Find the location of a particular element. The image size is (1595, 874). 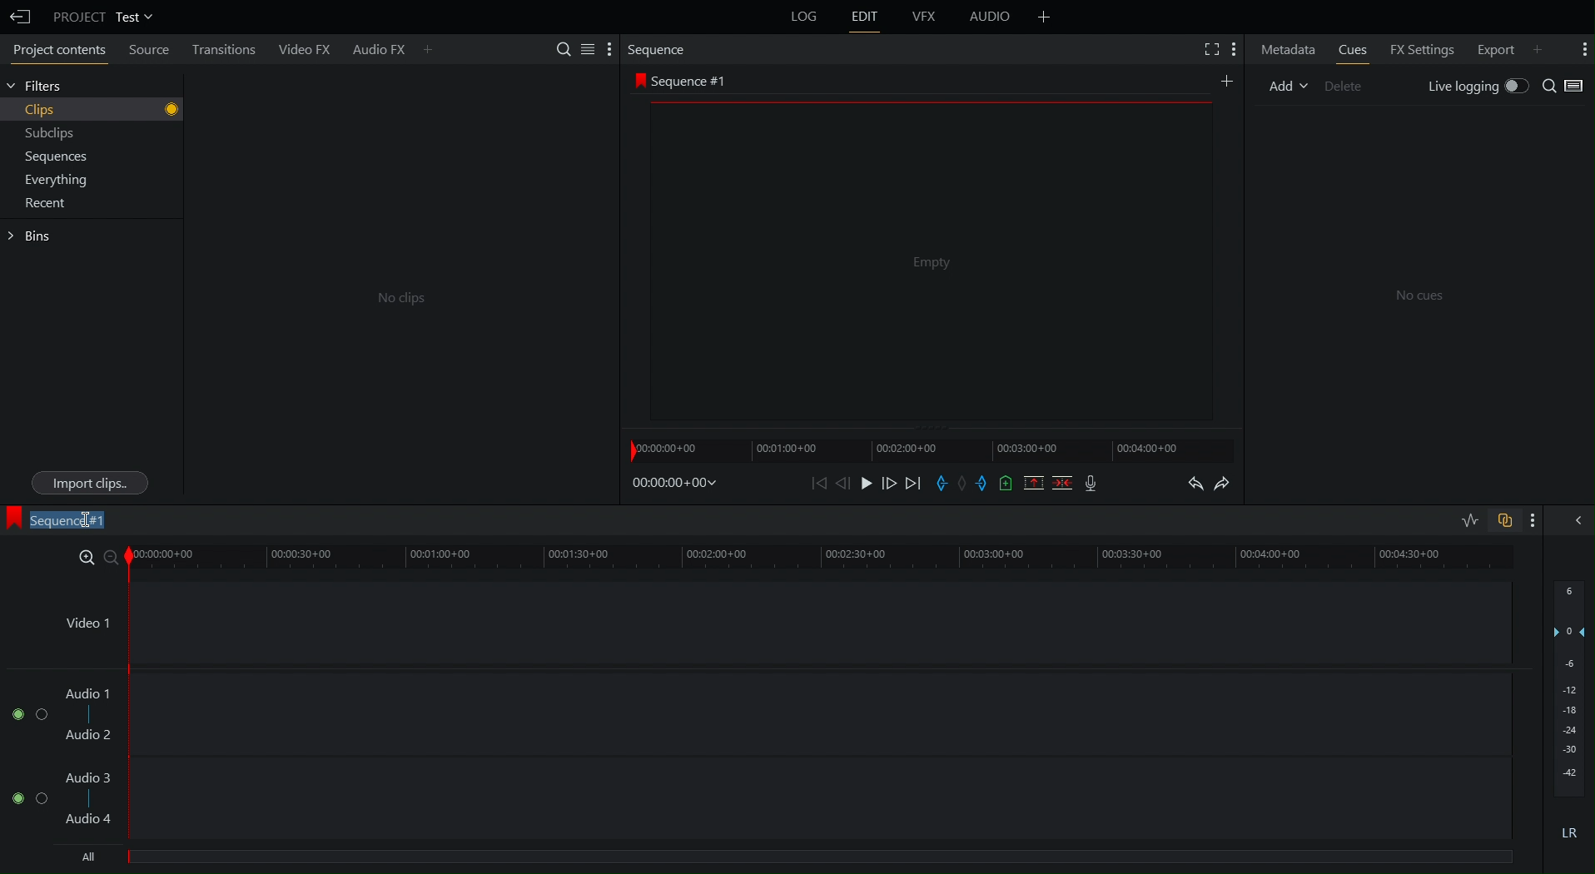

Video FX is located at coordinates (306, 47).